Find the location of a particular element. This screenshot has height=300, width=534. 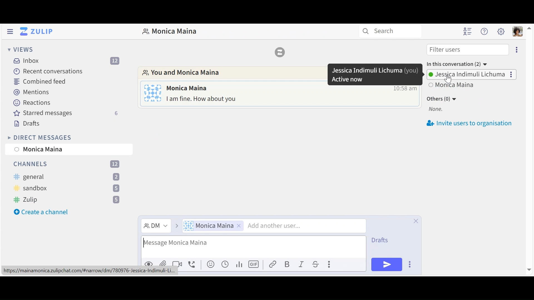

Direct Messages with user is located at coordinates (169, 31).